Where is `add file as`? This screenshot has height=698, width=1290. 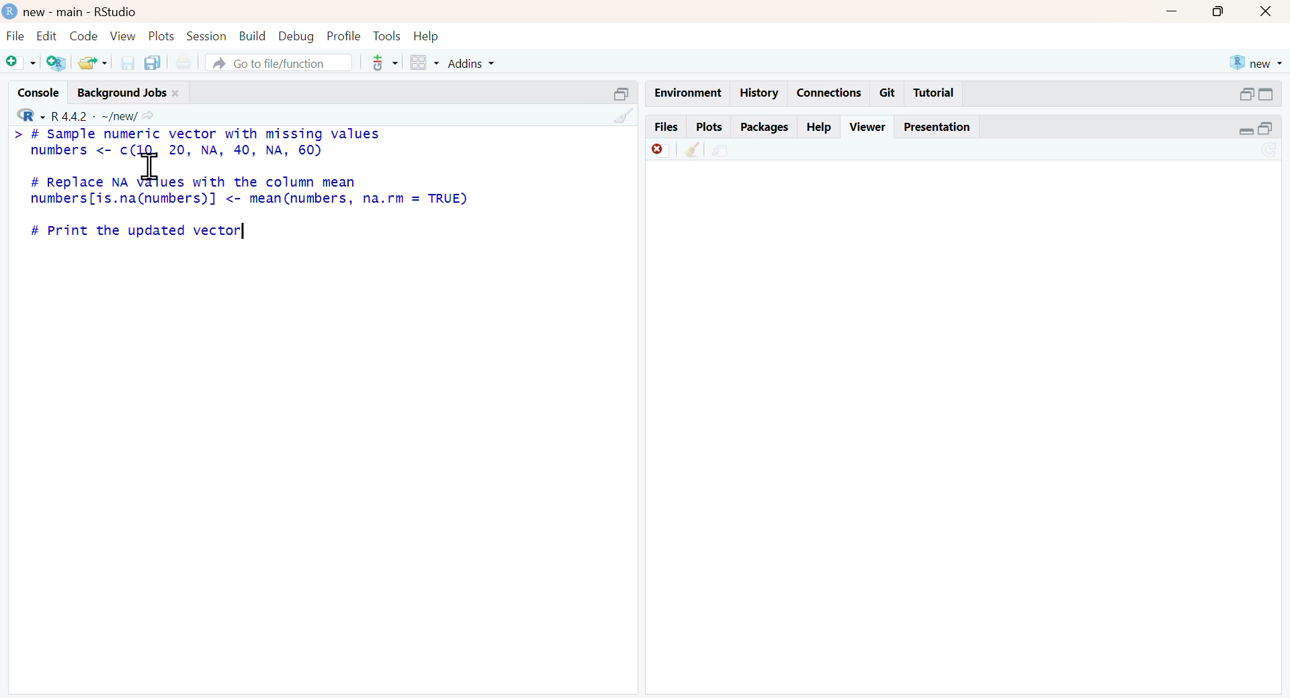 add file as is located at coordinates (21, 63).